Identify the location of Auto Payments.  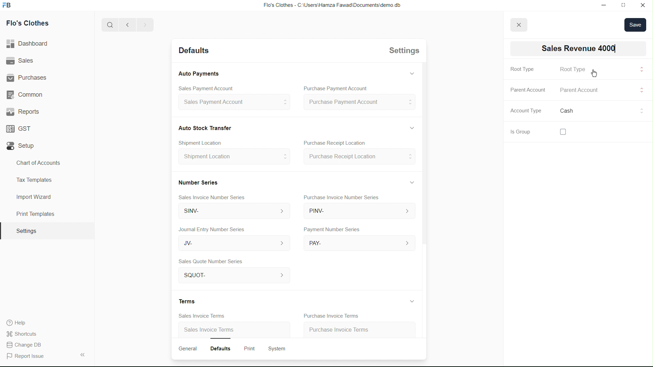
(198, 74).